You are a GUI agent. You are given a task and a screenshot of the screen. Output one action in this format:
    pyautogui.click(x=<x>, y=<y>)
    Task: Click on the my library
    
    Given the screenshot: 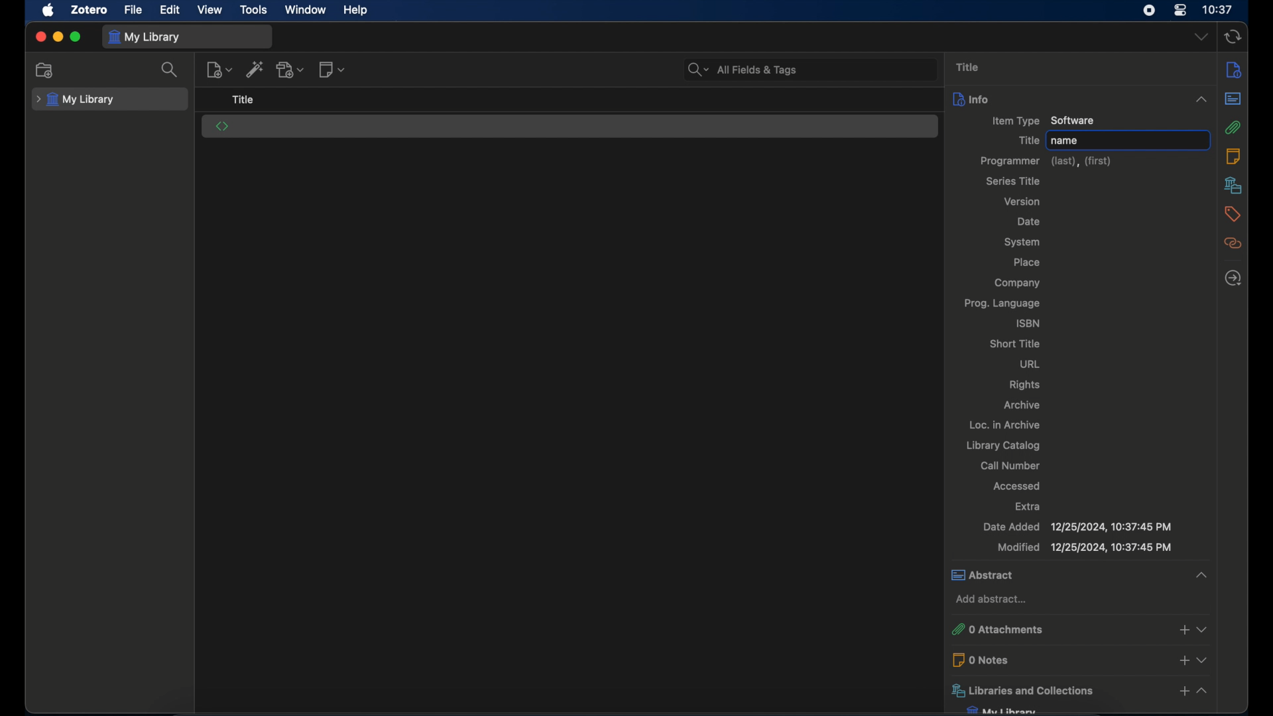 What is the action you would take?
    pyautogui.click(x=76, y=99)
    